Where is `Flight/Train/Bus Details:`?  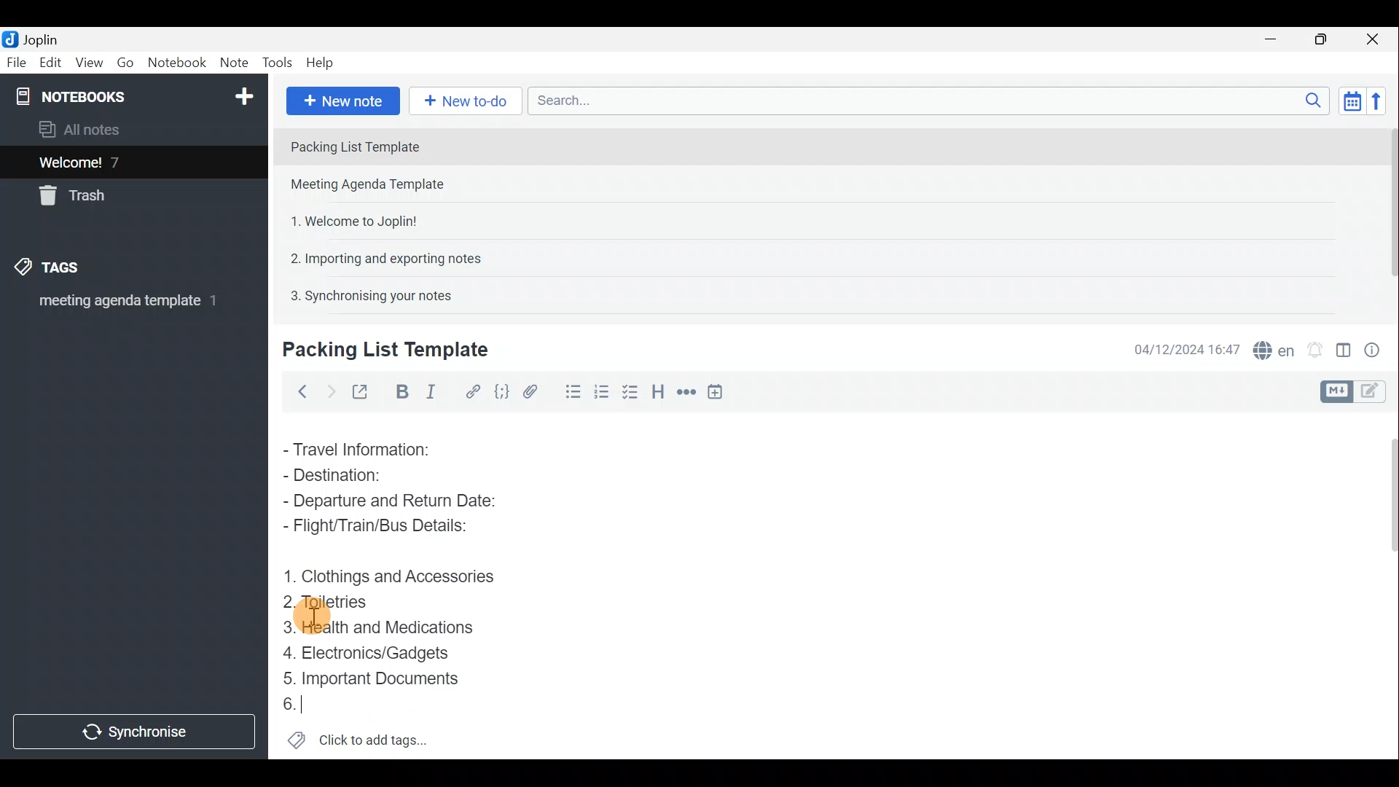 Flight/Train/Bus Details: is located at coordinates (391, 530).